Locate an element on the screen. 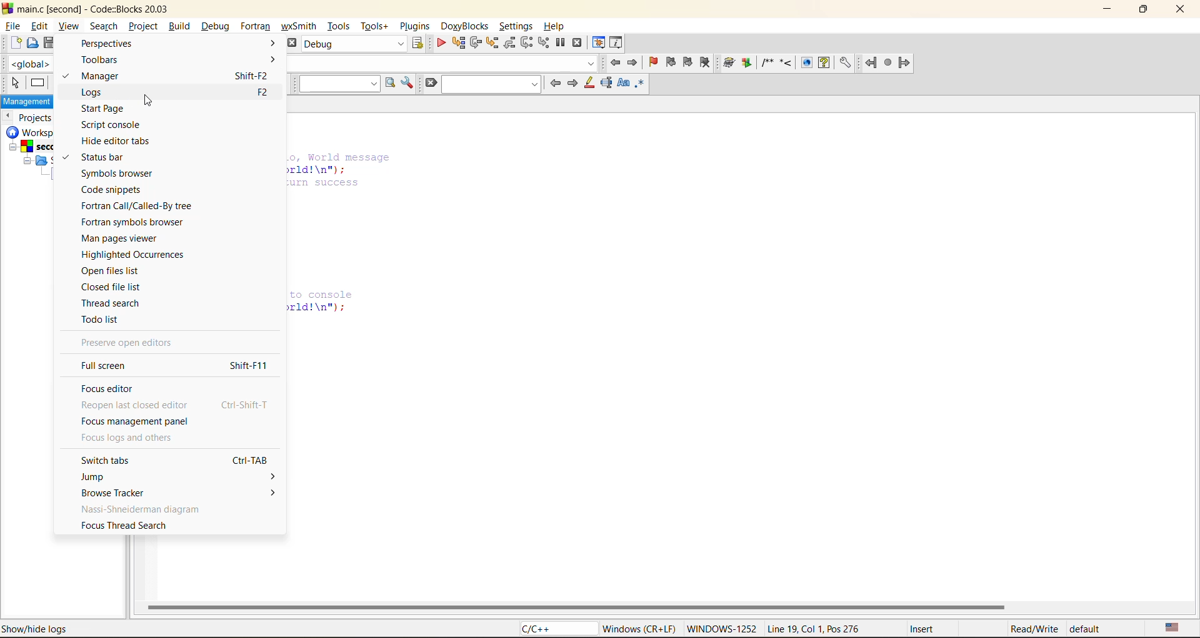  thread search is located at coordinates (115, 303).